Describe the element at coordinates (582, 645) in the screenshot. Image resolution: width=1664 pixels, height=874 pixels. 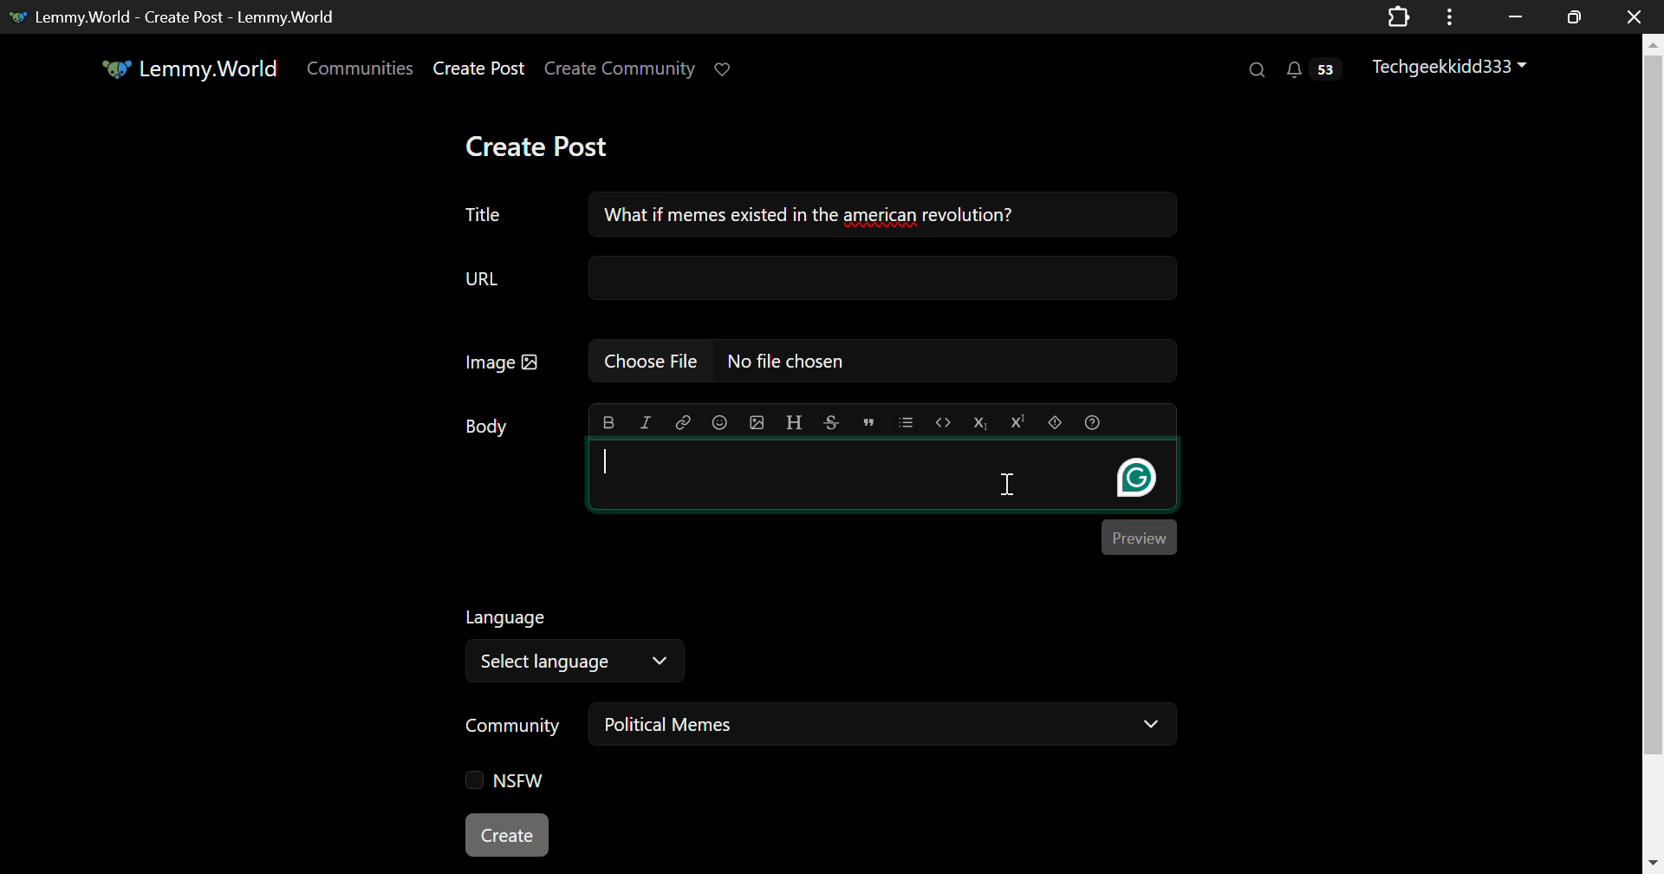
I see `Select Language` at that location.